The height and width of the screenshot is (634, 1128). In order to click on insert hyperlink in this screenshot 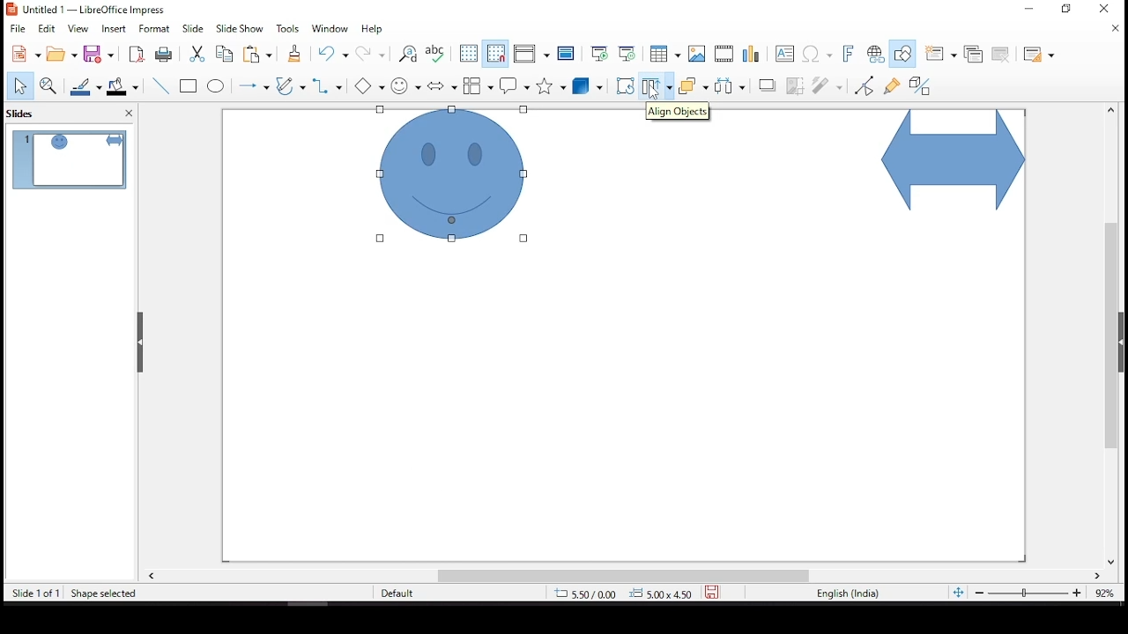, I will do `click(875, 55)`.